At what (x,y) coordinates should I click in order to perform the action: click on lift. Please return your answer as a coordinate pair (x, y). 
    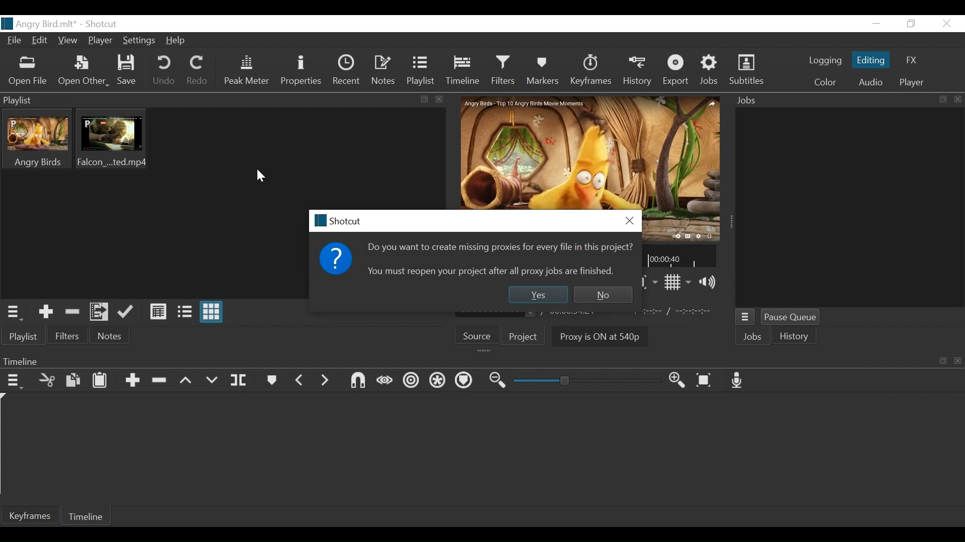
    Looking at the image, I should click on (185, 380).